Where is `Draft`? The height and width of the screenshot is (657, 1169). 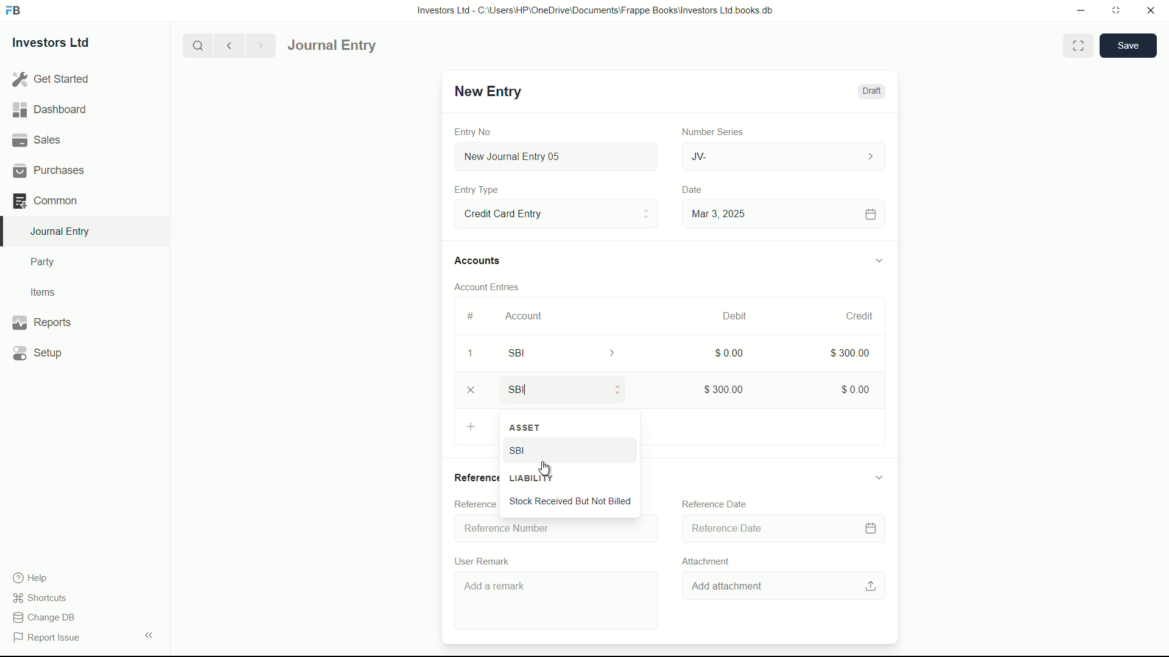
Draft is located at coordinates (871, 91).